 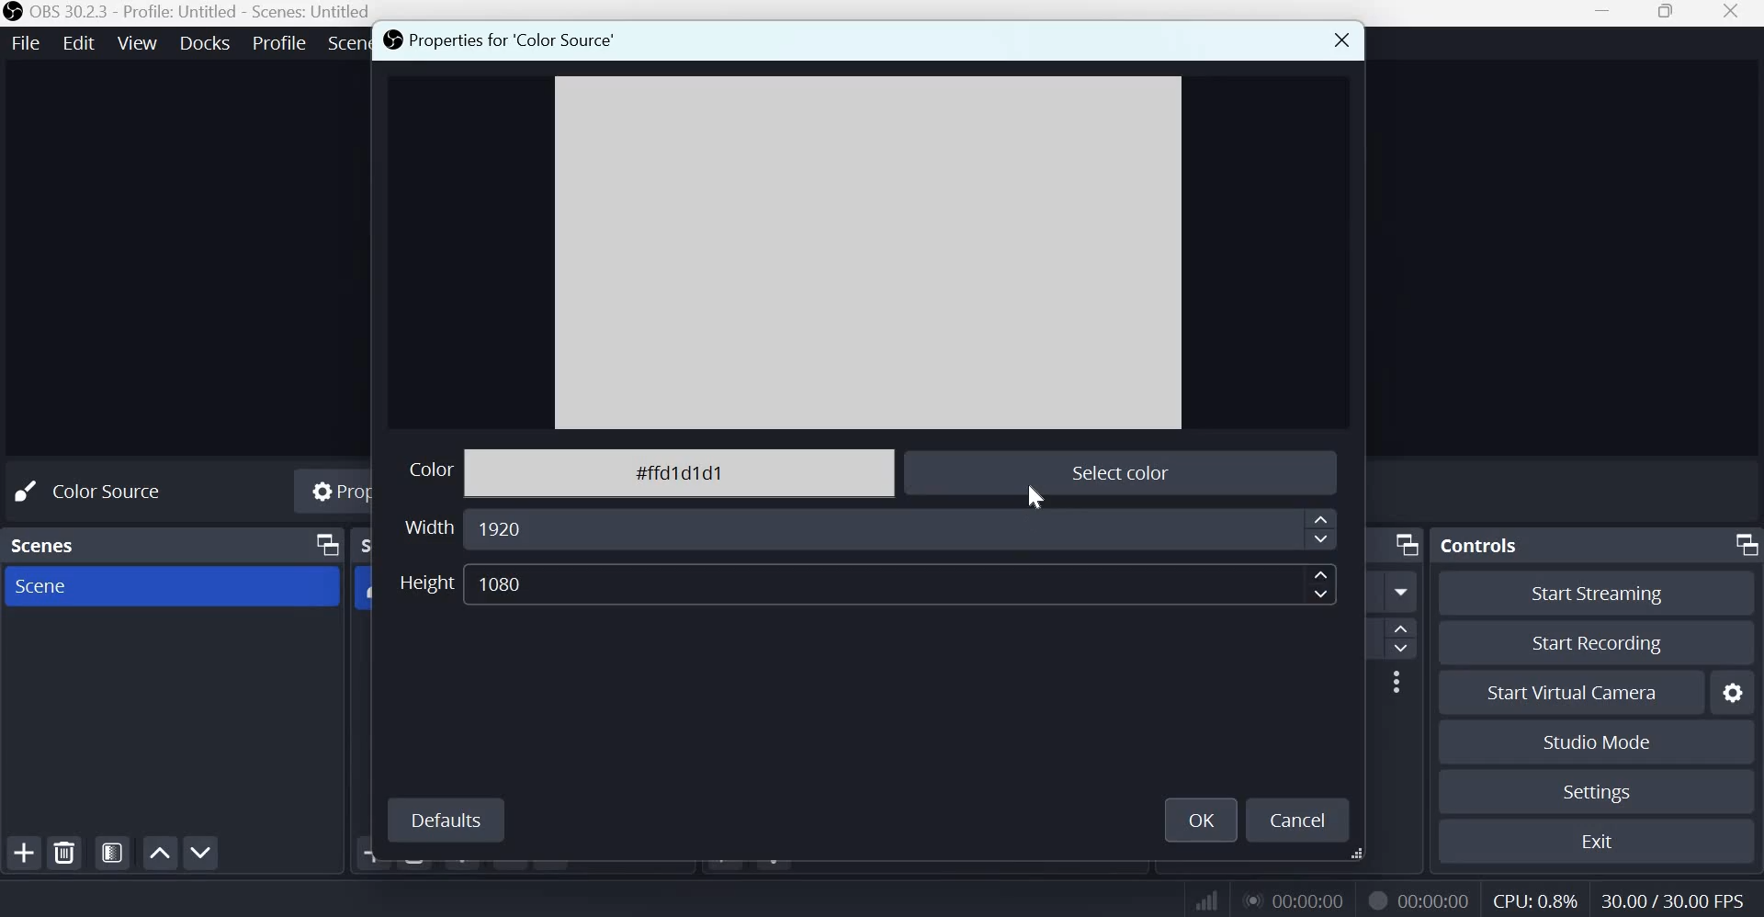 I want to click on Open scene filters, so click(x=112, y=854).